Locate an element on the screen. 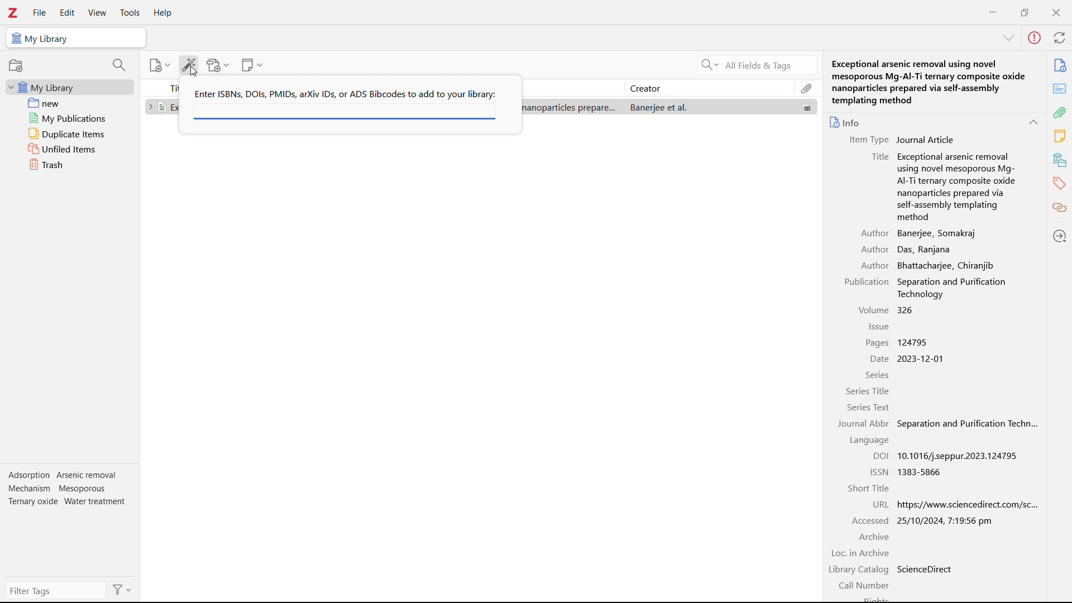 Image resolution: width=1072 pixels, height=603 pixels. edit is located at coordinates (67, 13).